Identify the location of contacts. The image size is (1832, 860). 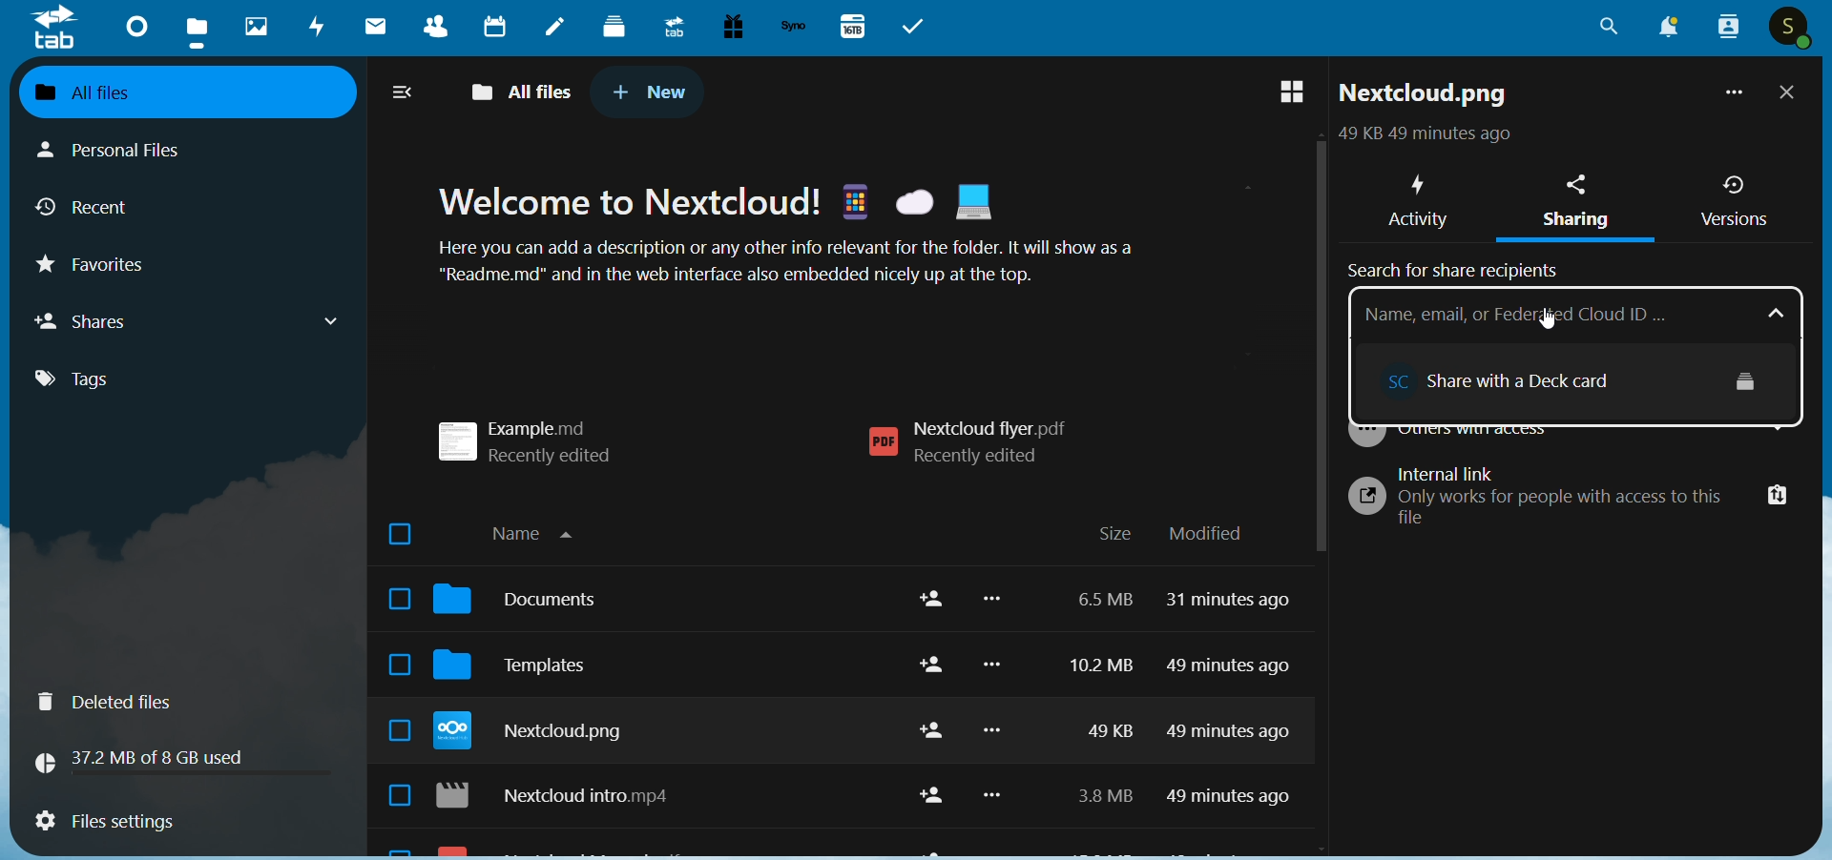
(426, 29).